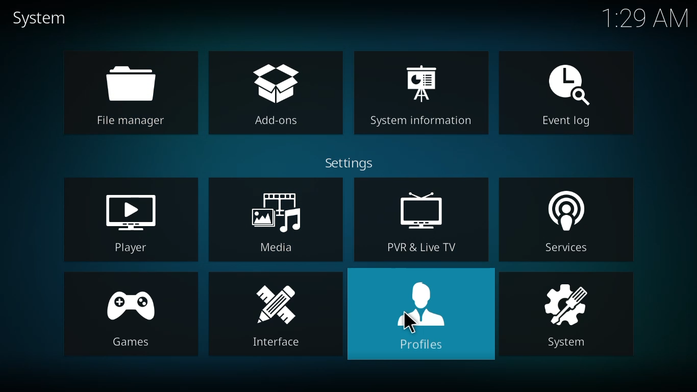 The height and width of the screenshot is (392, 697). What do you see at coordinates (422, 220) in the screenshot?
I see `pvr & live tv` at bounding box center [422, 220].